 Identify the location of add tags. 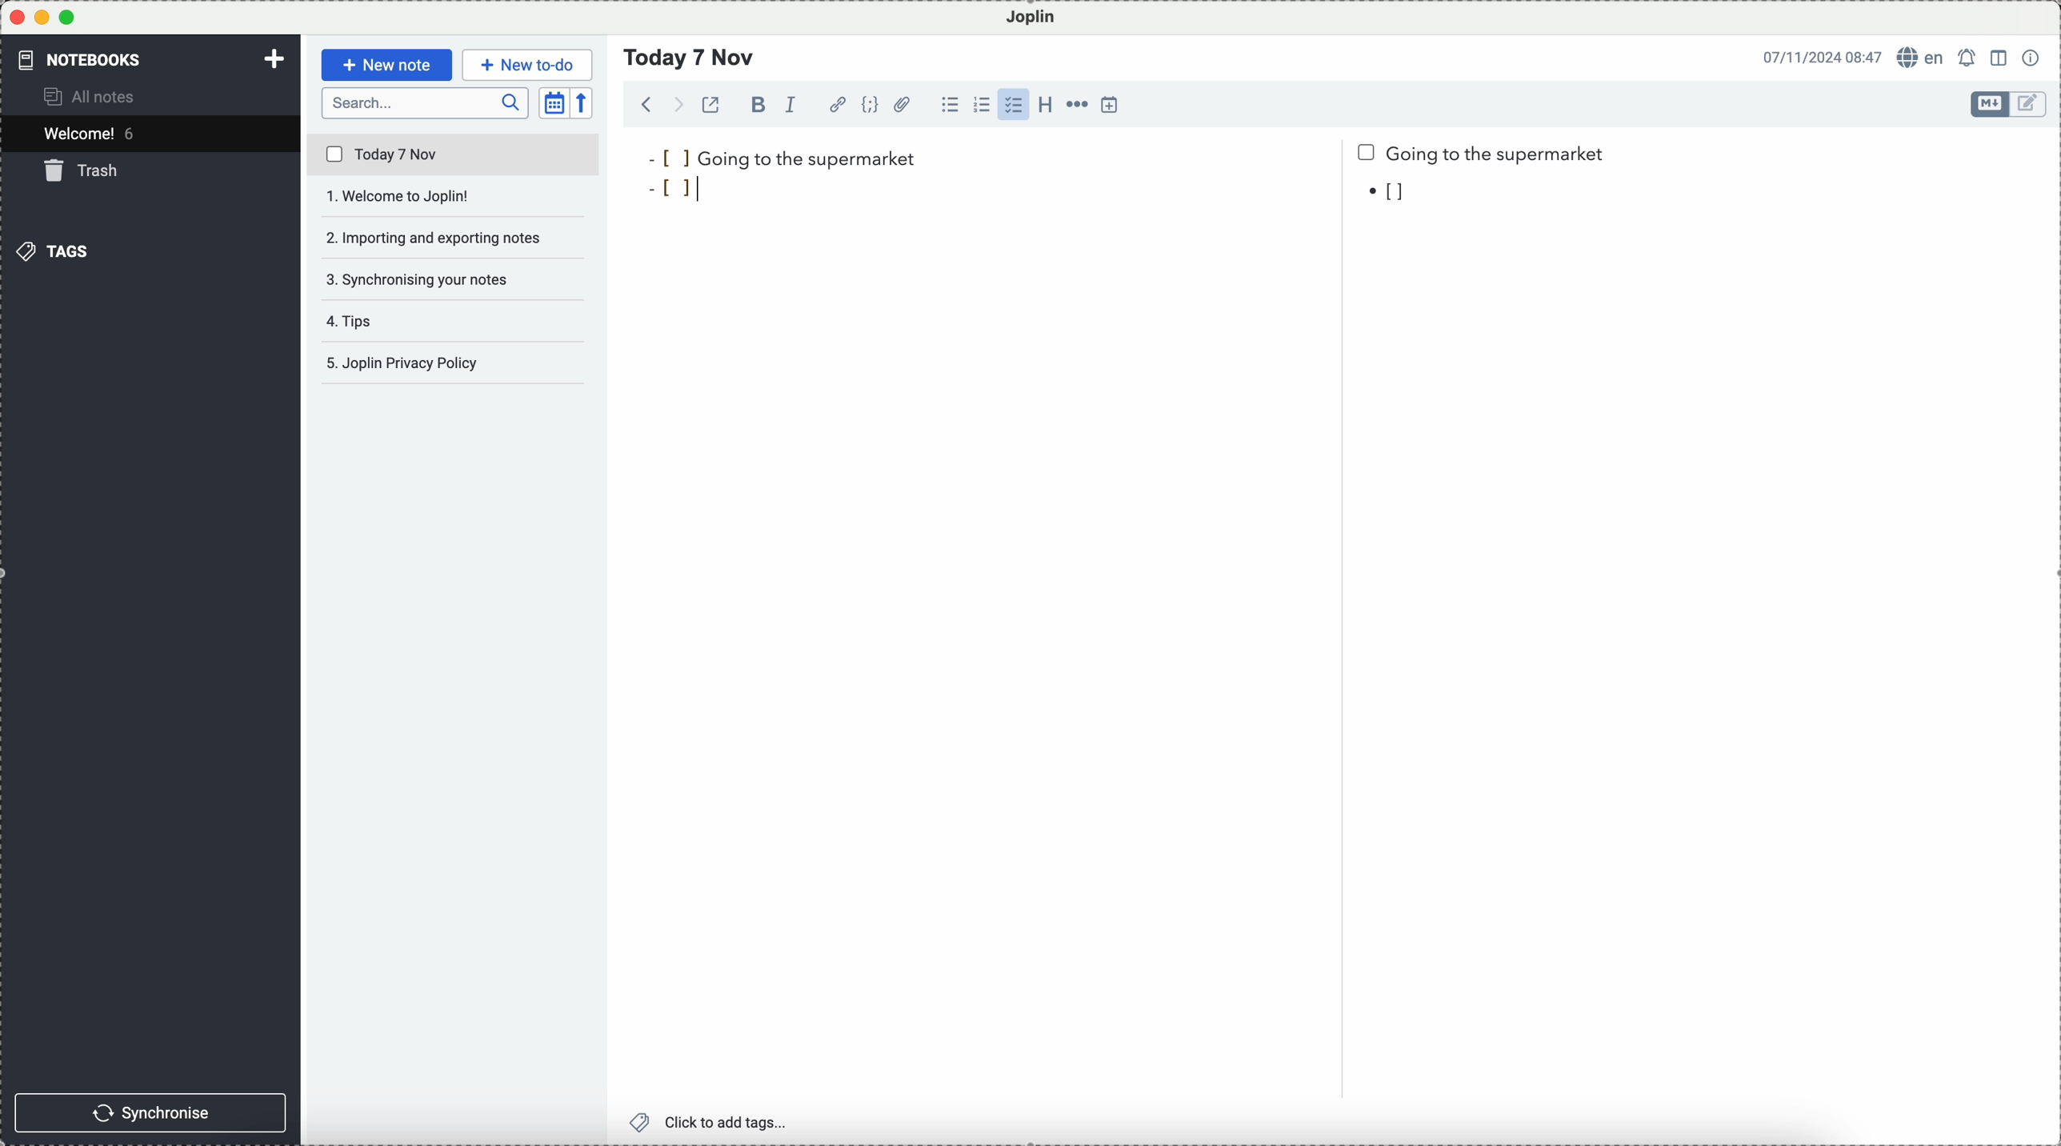
(711, 1123).